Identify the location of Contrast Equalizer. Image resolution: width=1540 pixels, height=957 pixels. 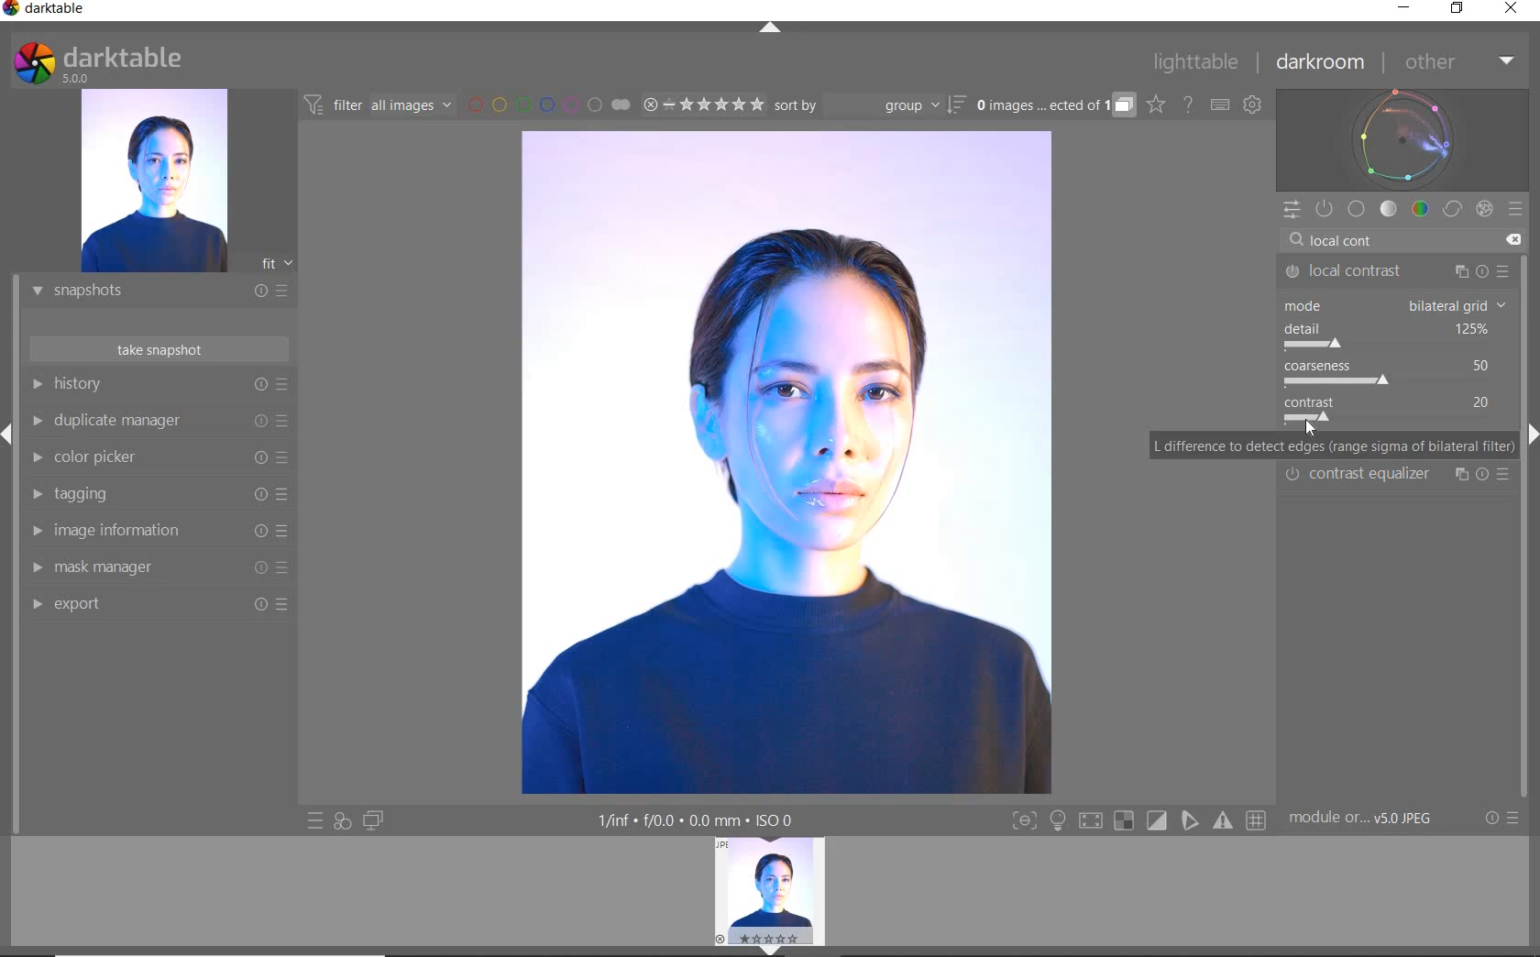
(1397, 477).